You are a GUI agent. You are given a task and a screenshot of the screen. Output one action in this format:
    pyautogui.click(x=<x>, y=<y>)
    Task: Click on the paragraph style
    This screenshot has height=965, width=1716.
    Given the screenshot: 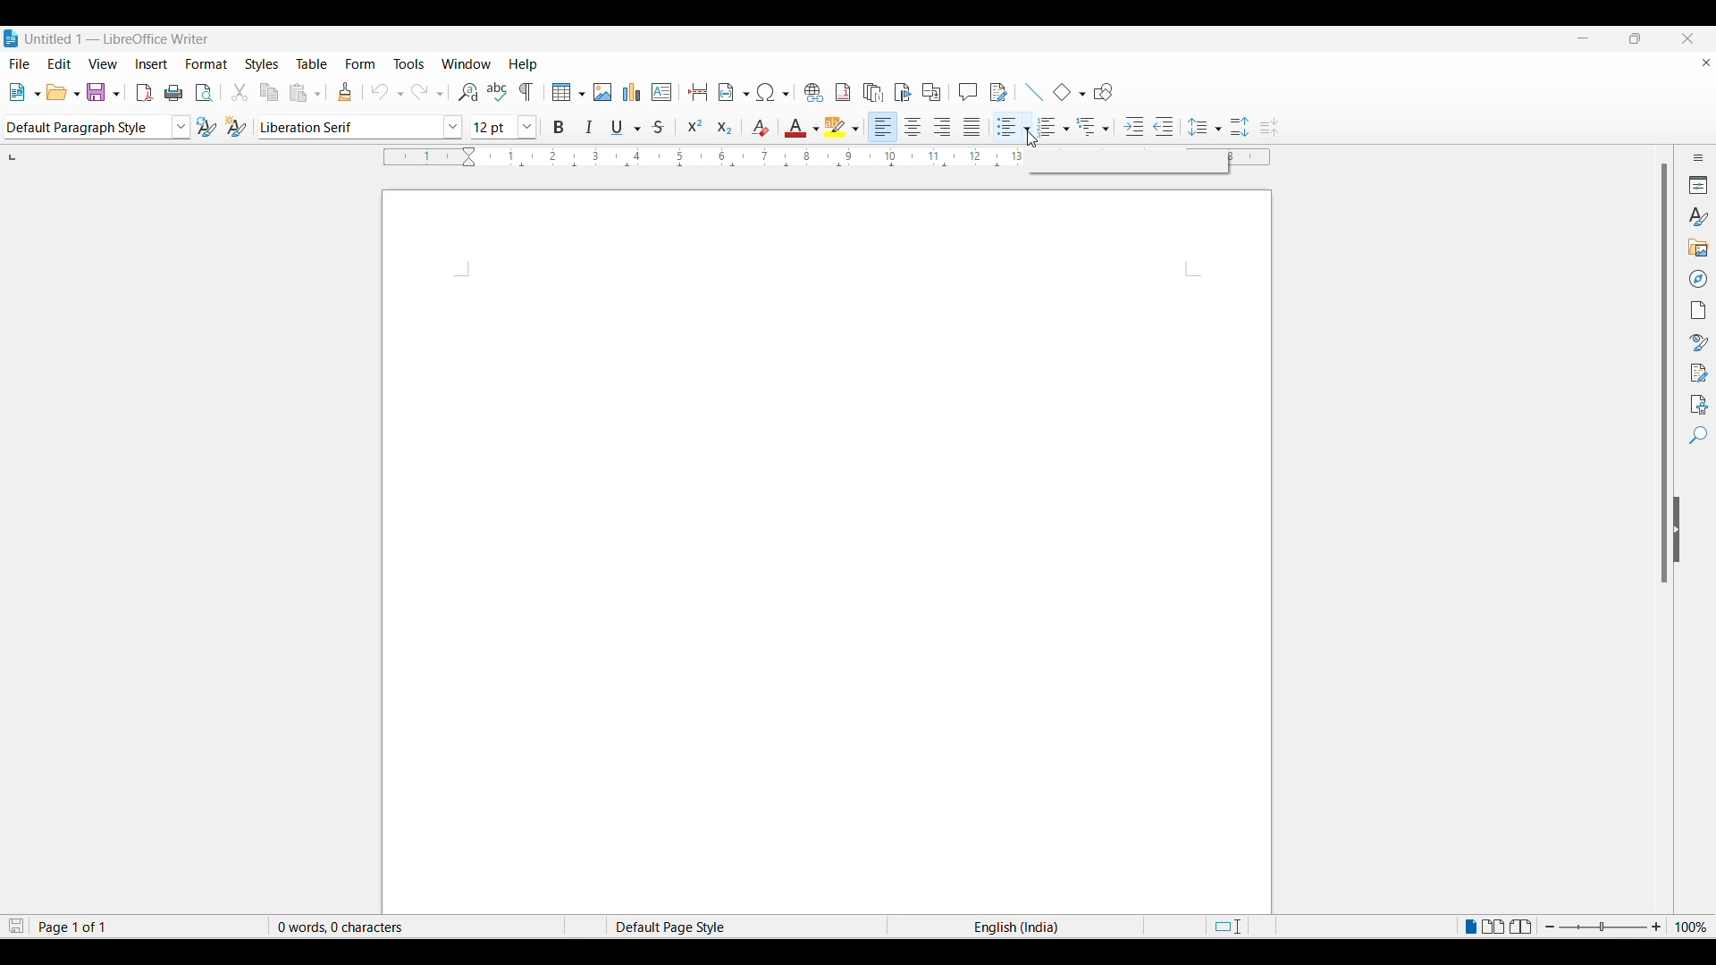 What is the action you would take?
    pyautogui.click(x=95, y=129)
    